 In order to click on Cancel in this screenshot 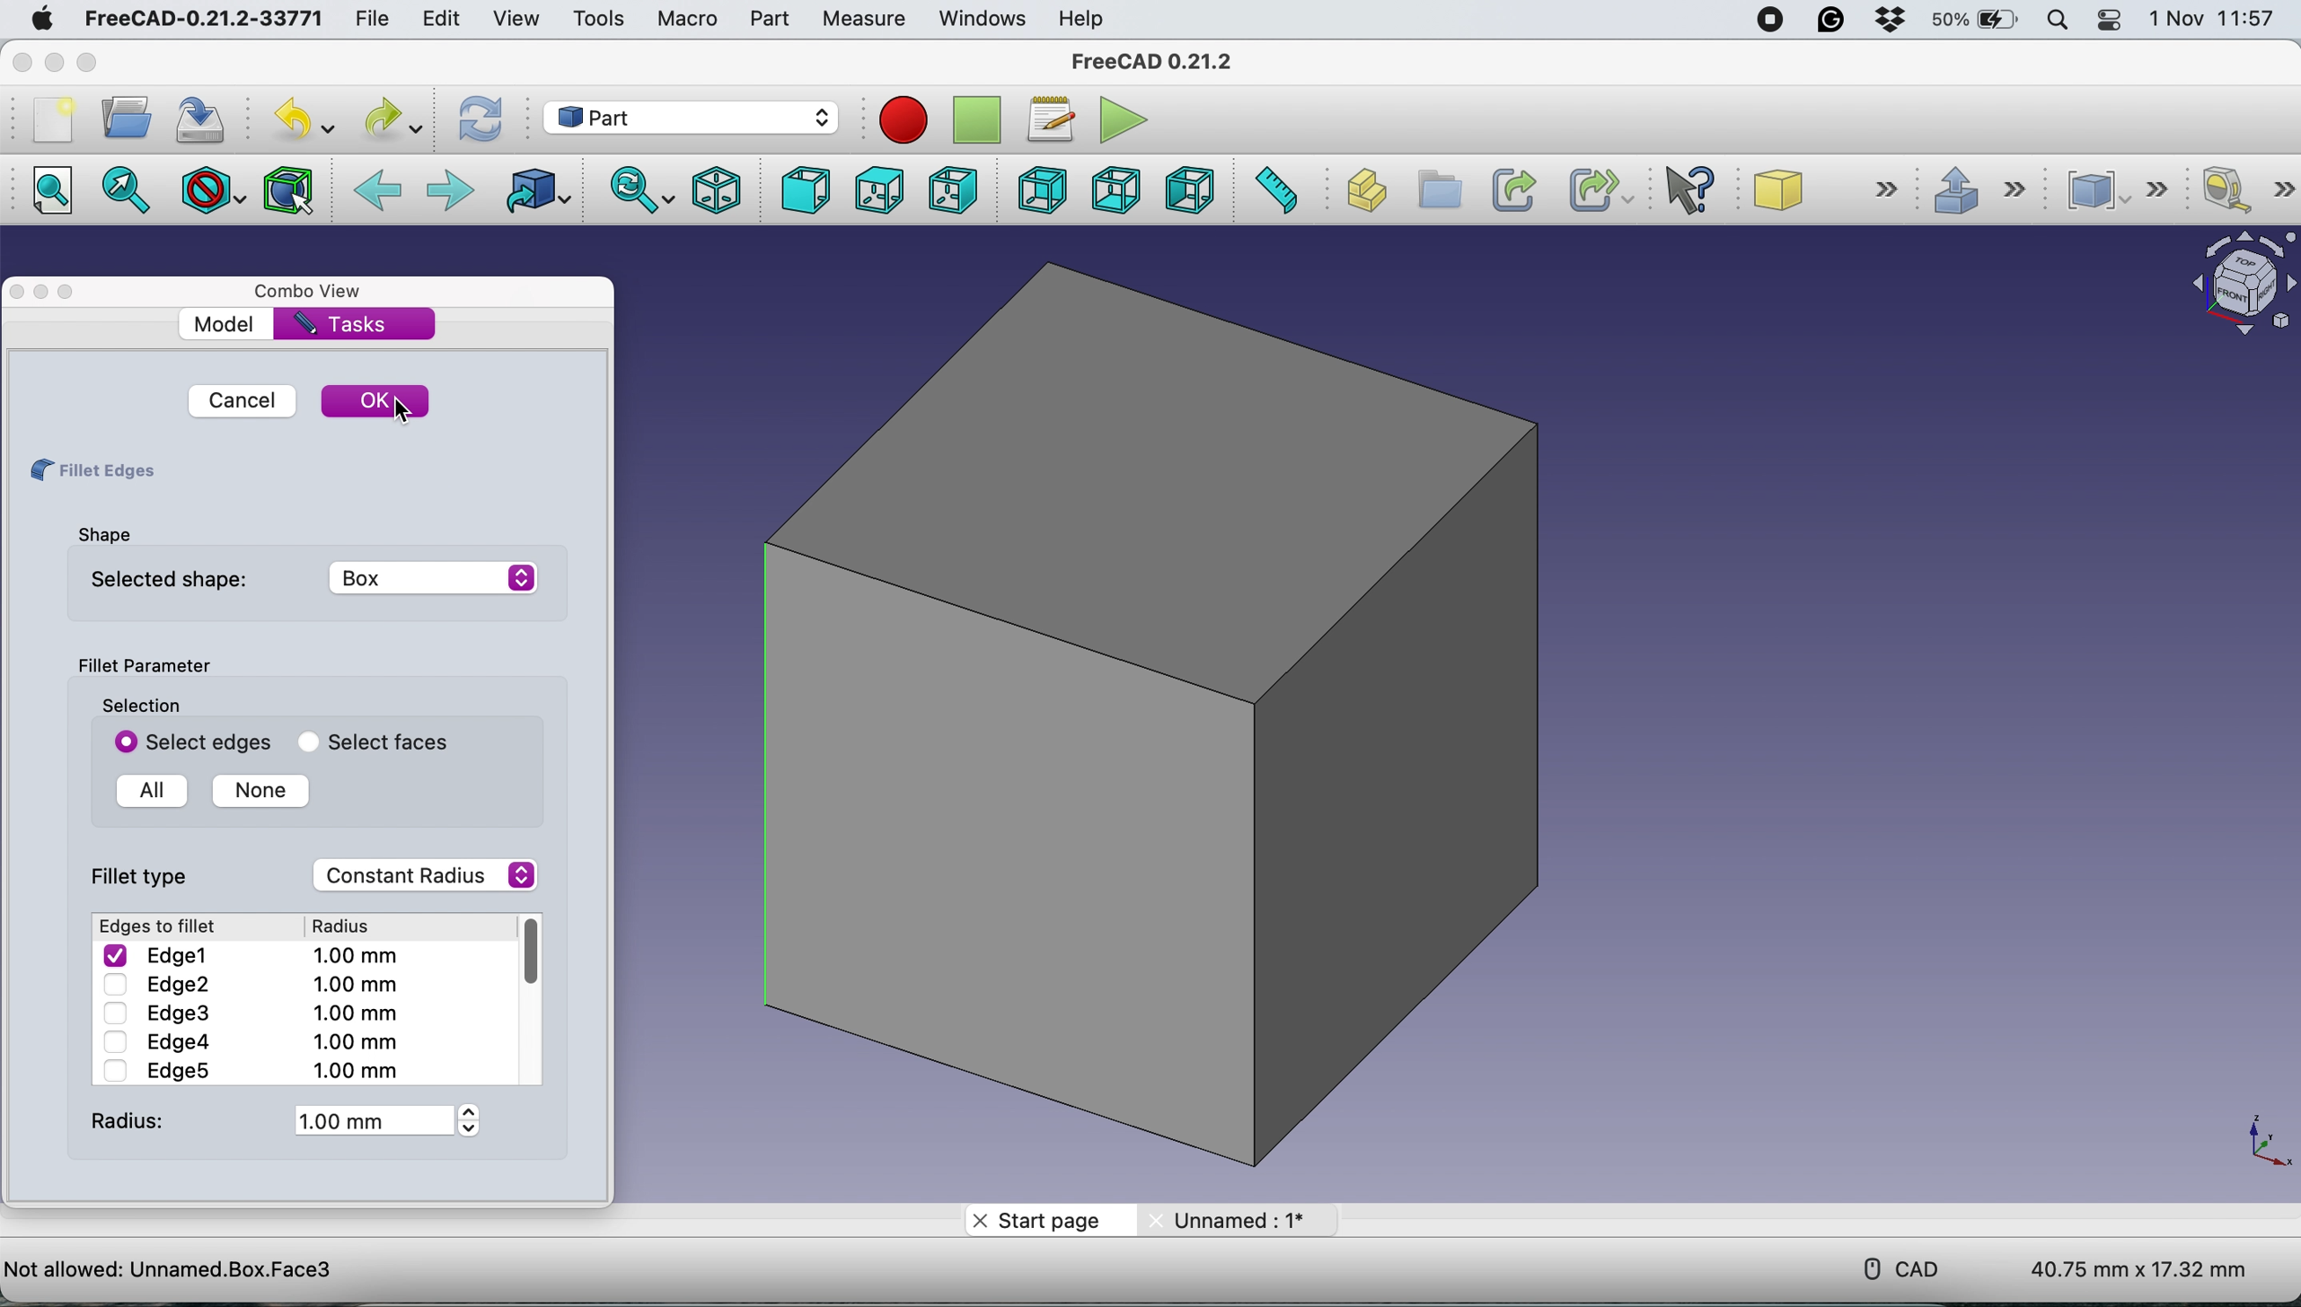, I will do `click(235, 400)`.